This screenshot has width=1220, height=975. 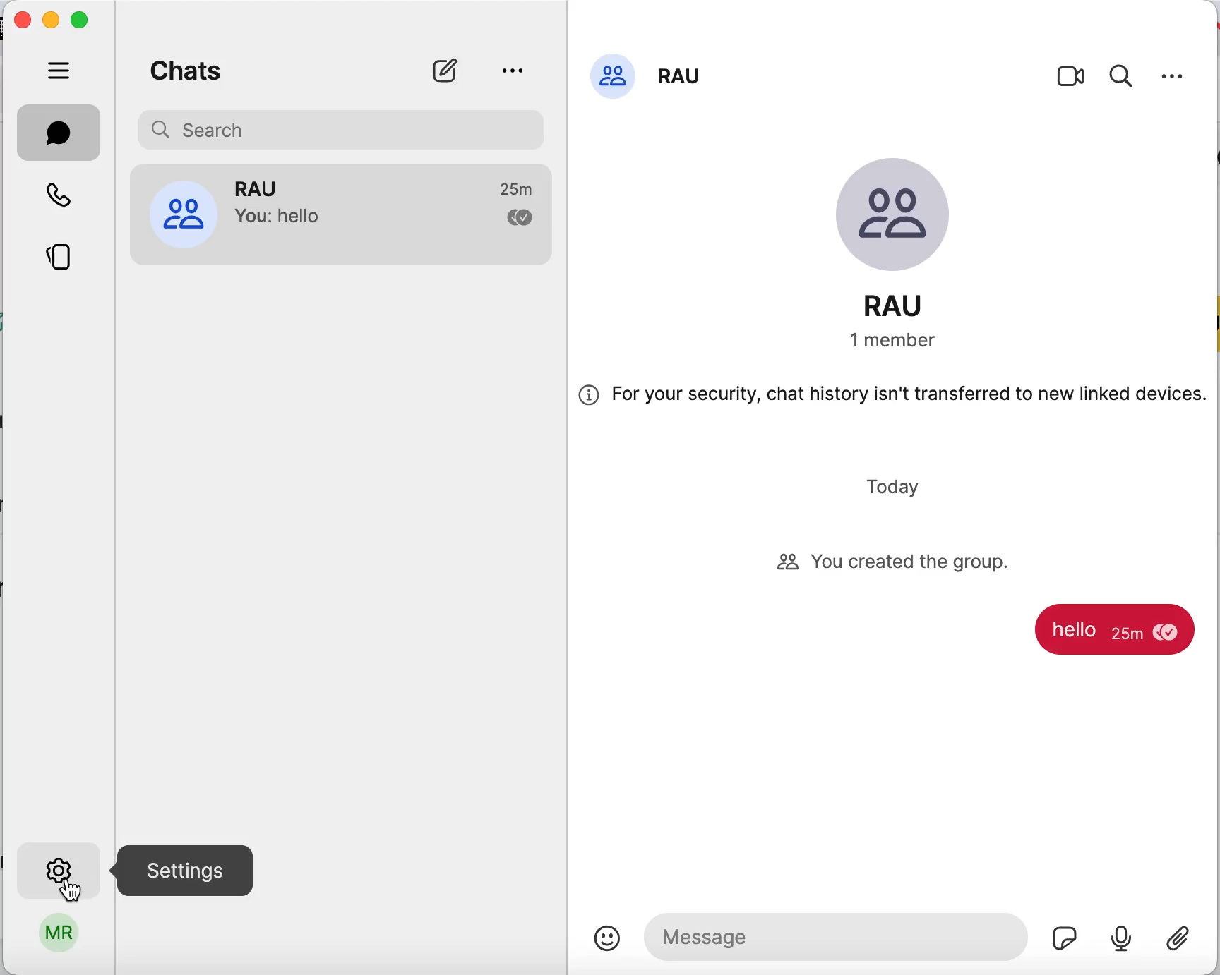 What do you see at coordinates (1126, 73) in the screenshot?
I see `search` at bounding box center [1126, 73].